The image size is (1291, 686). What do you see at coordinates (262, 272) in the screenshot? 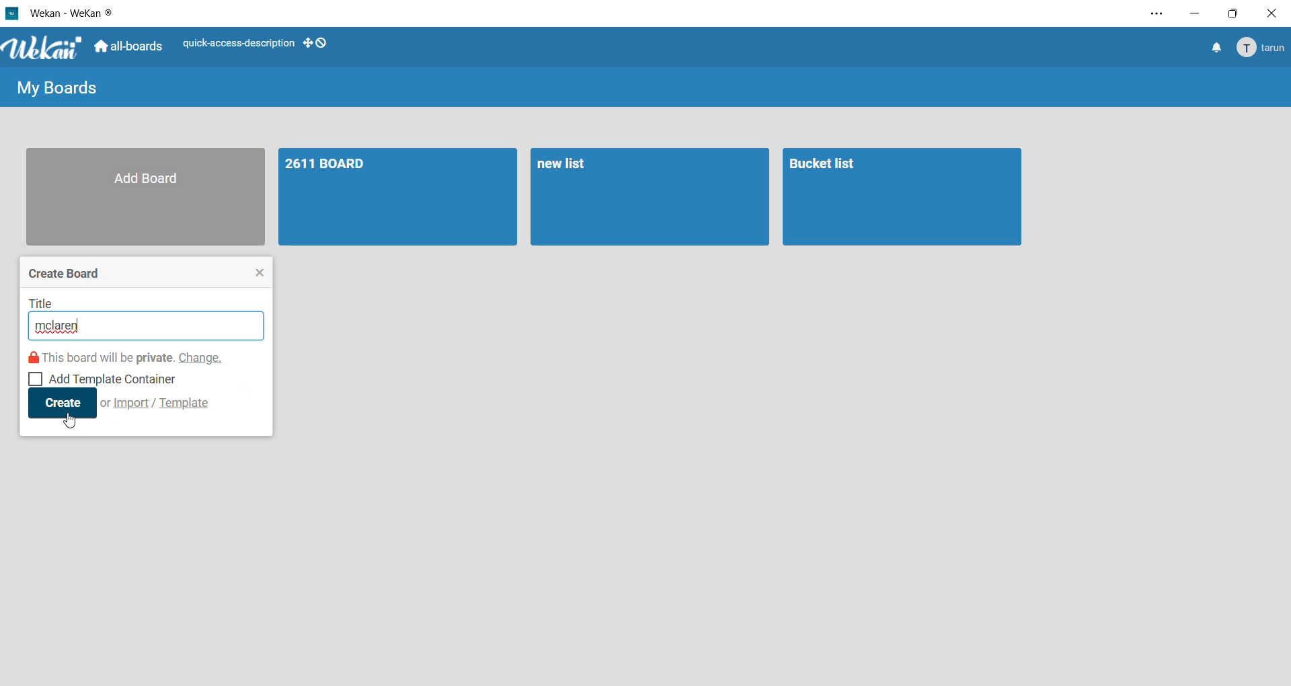
I see `close` at bounding box center [262, 272].